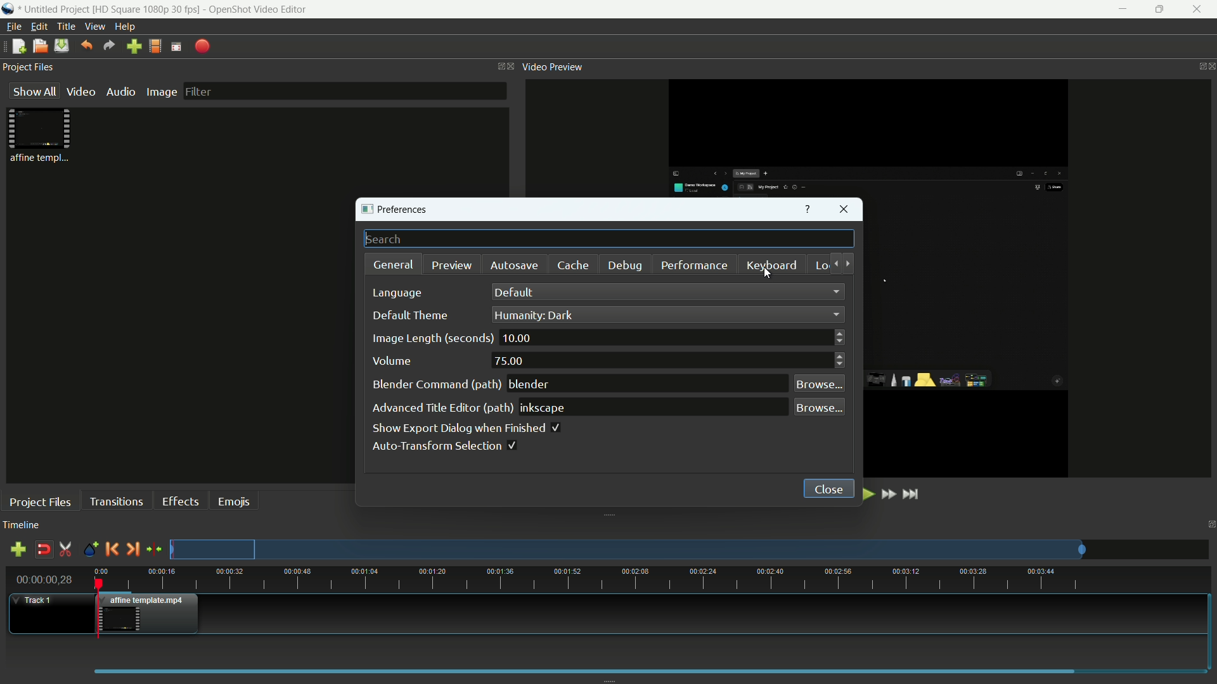  What do you see at coordinates (66, 26) in the screenshot?
I see `title menu` at bounding box center [66, 26].